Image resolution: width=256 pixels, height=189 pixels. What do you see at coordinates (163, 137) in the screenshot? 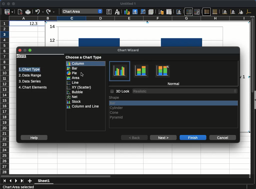
I see `next` at bounding box center [163, 137].